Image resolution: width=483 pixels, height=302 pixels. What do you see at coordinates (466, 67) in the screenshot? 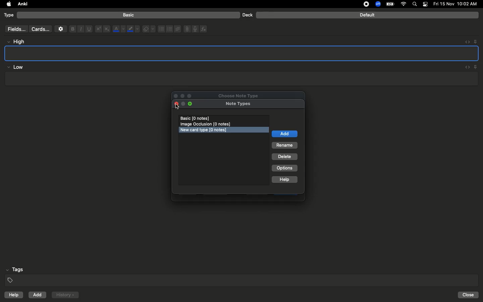
I see `Embed` at bounding box center [466, 67].